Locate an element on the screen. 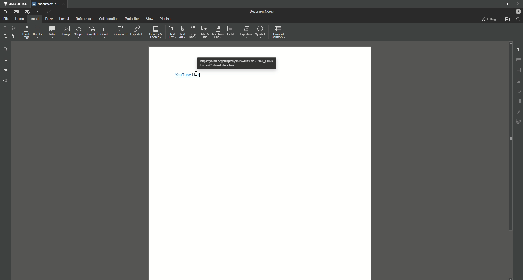  Print is located at coordinates (16, 11).